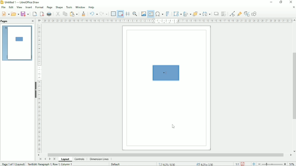 The image size is (296, 166). Describe the element at coordinates (73, 14) in the screenshot. I see `Paste` at that location.